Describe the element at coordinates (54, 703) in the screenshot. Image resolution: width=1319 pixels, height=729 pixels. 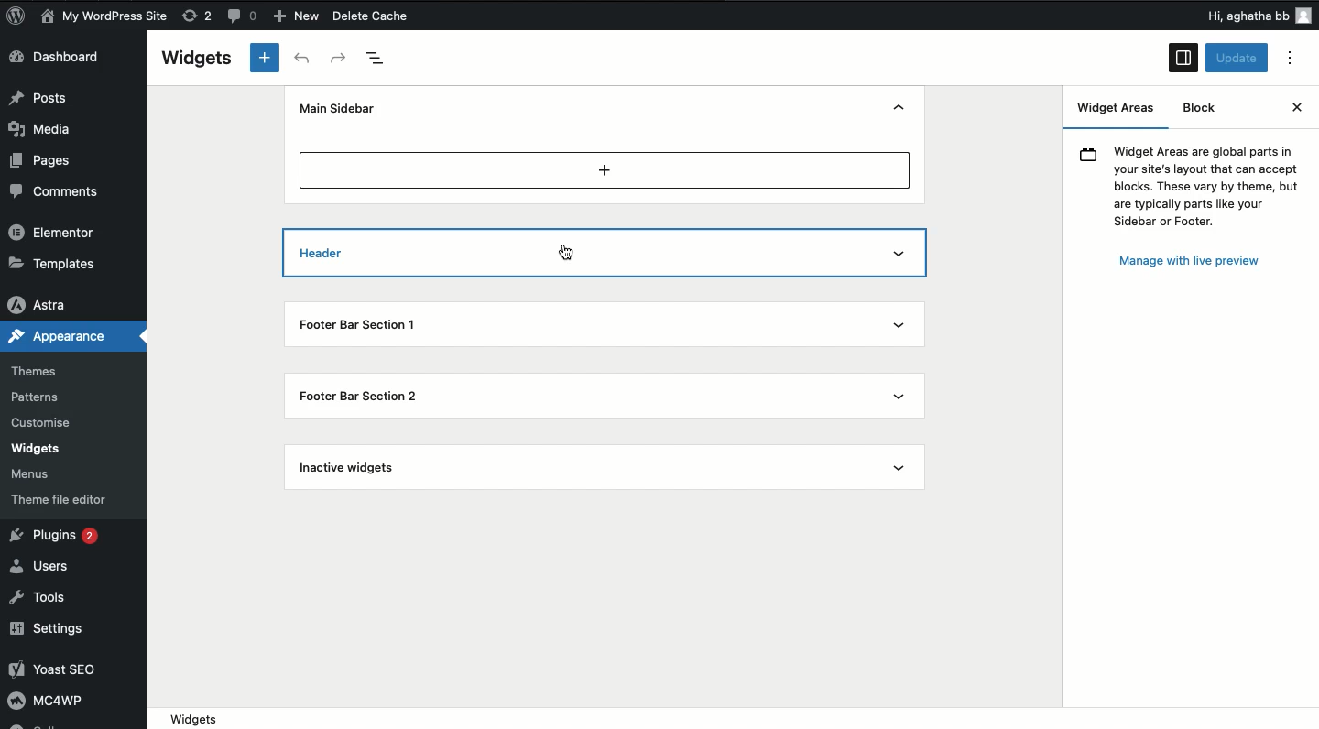
I see `MC4WP` at that location.